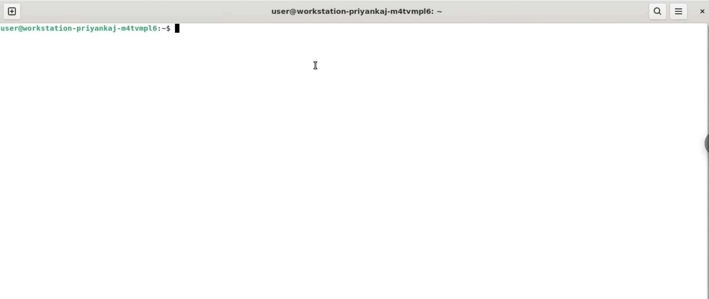  Describe the element at coordinates (658, 11) in the screenshot. I see `search` at that location.